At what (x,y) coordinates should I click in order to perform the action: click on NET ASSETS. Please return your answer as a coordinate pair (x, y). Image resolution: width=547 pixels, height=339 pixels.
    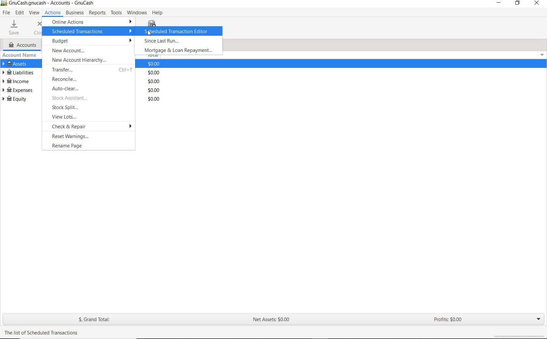
    Looking at the image, I should click on (273, 320).